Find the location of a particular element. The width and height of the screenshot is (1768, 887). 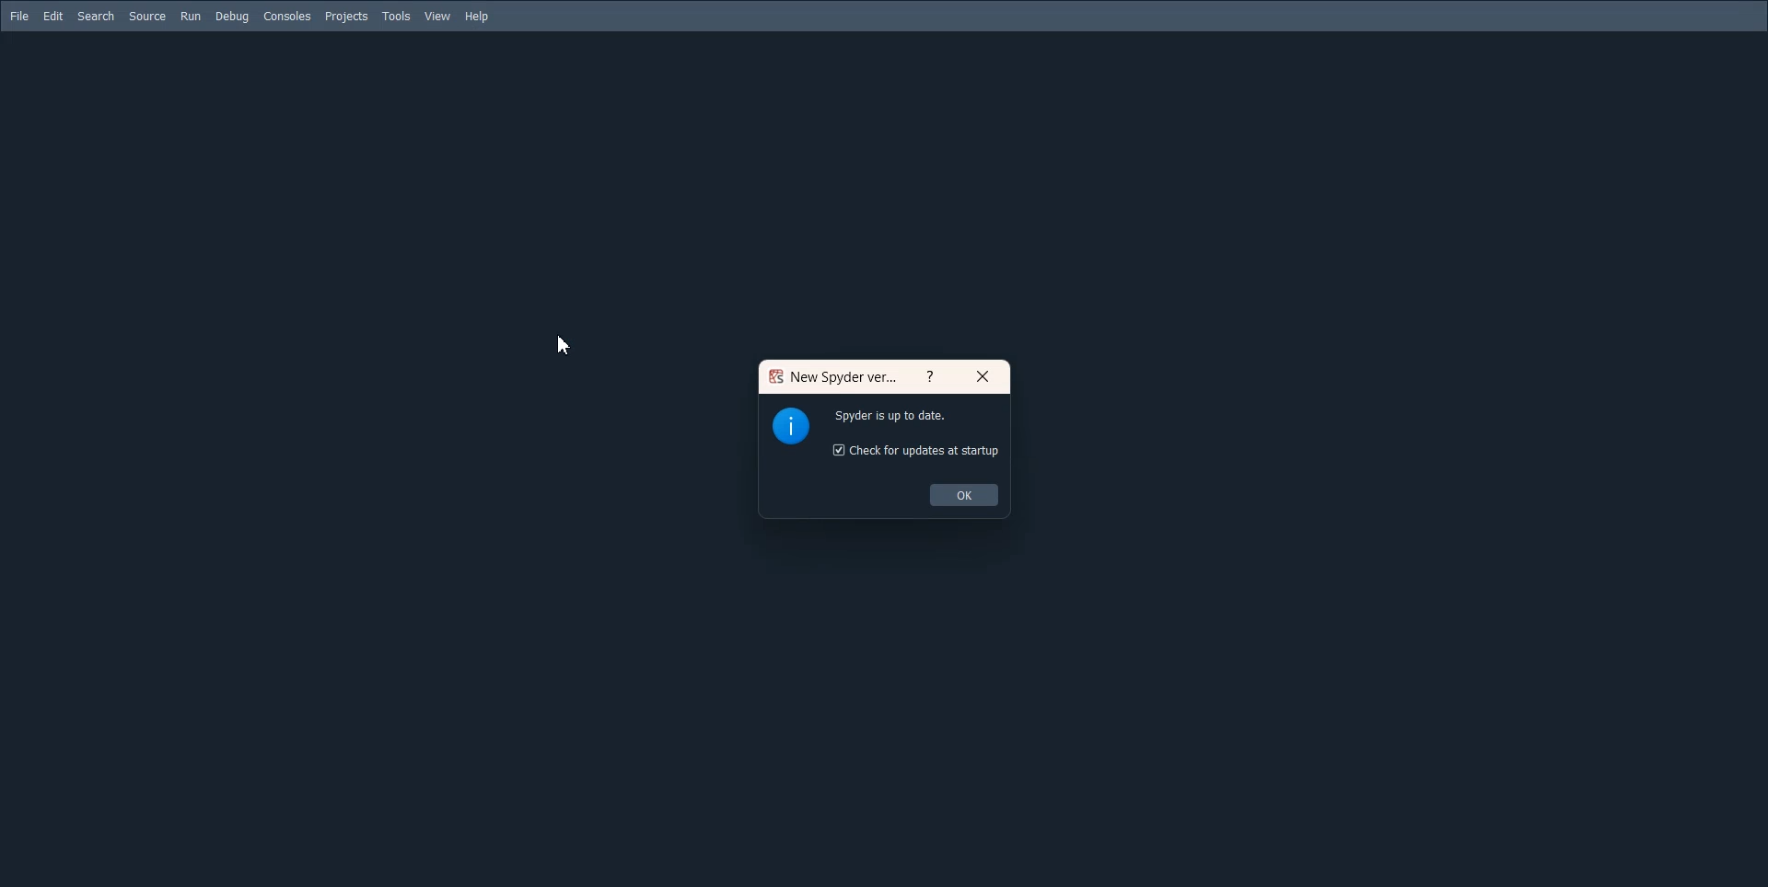

Cursor is located at coordinates (563, 346).